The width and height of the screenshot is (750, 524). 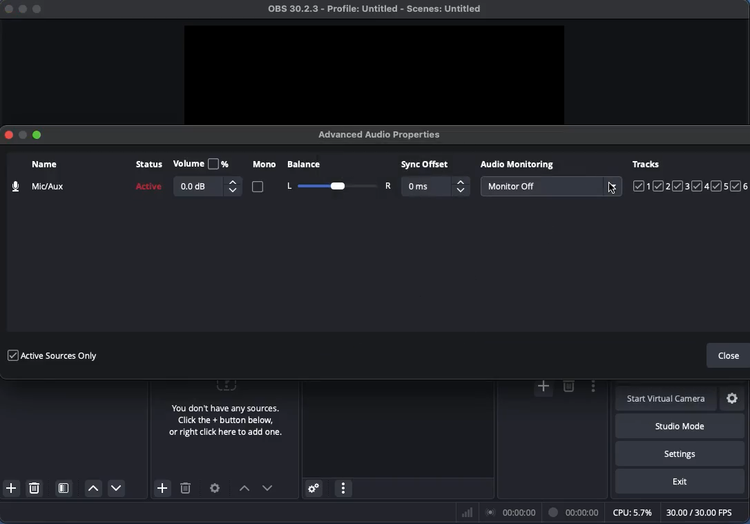 What do you see at coordinates (161, 488) in the screenshot?
I see `Add source` at bounding box center [161, 488].